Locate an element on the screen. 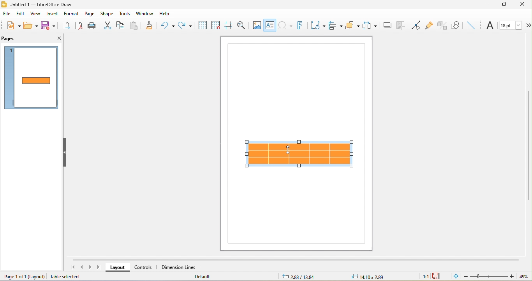  show draw function is located at coordinates (456, 25).